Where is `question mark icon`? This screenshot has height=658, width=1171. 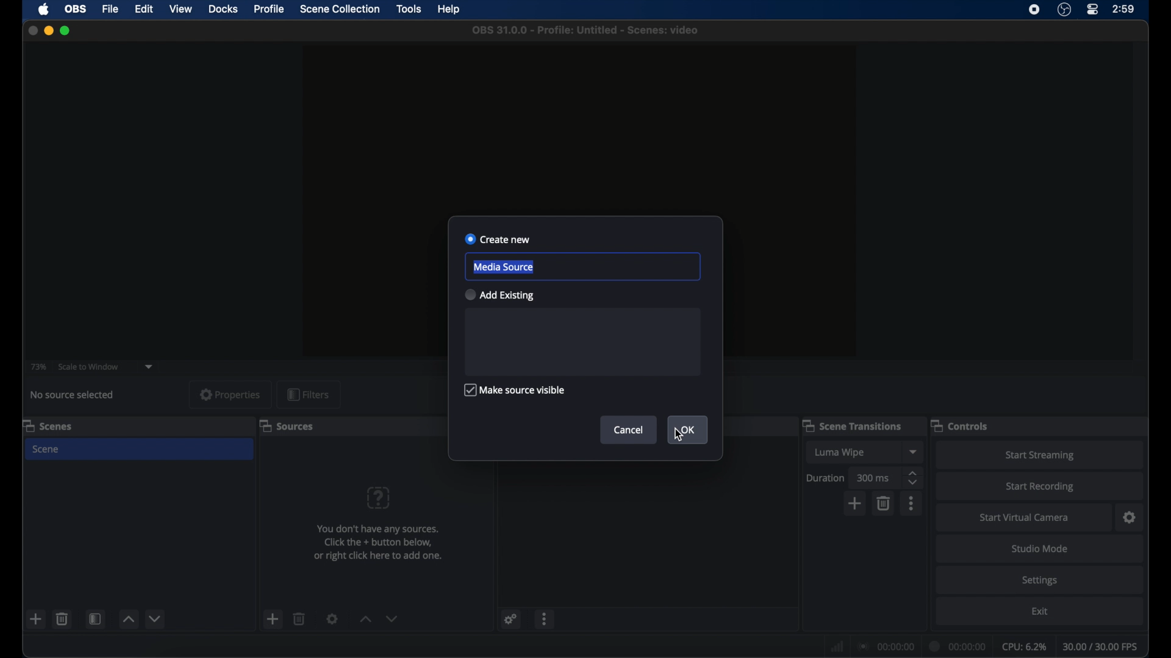
question mark icon is located at coordinates (378, 498).